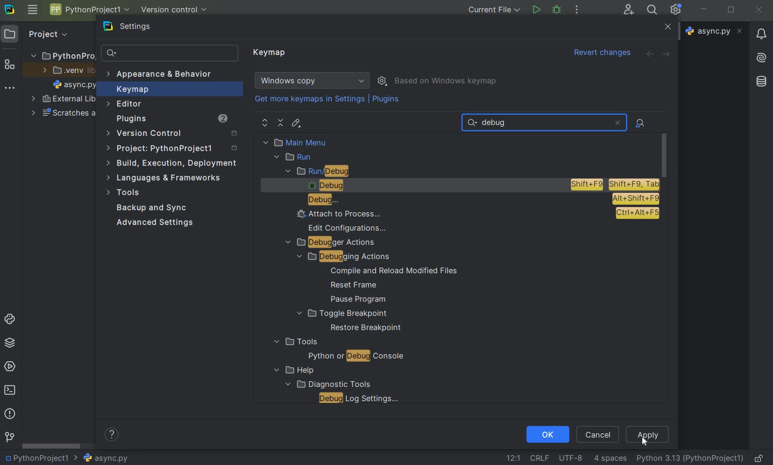  What do you see at coordinates (704, 9) in the screenshot?
I see `minimize` at bounding box center [704, 9].